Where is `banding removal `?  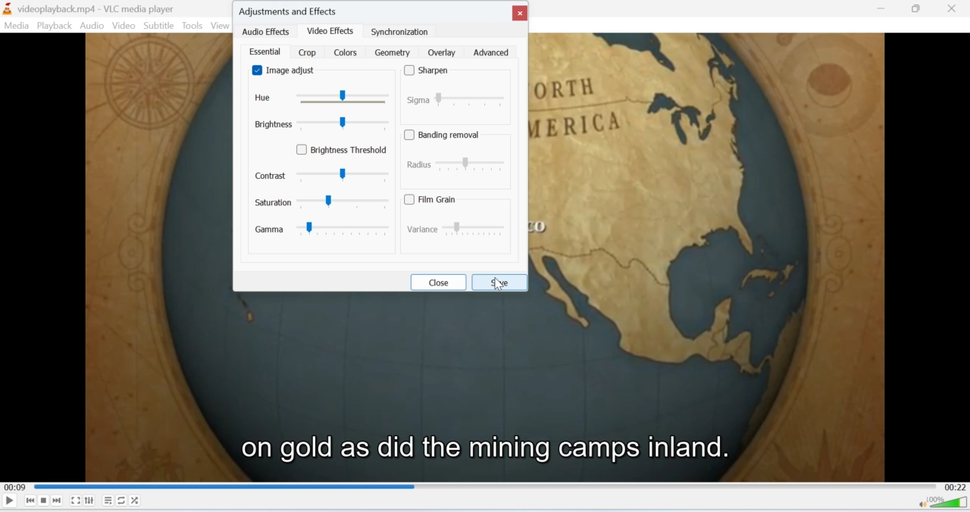
banding removal  is located at coordinates (445, 135).